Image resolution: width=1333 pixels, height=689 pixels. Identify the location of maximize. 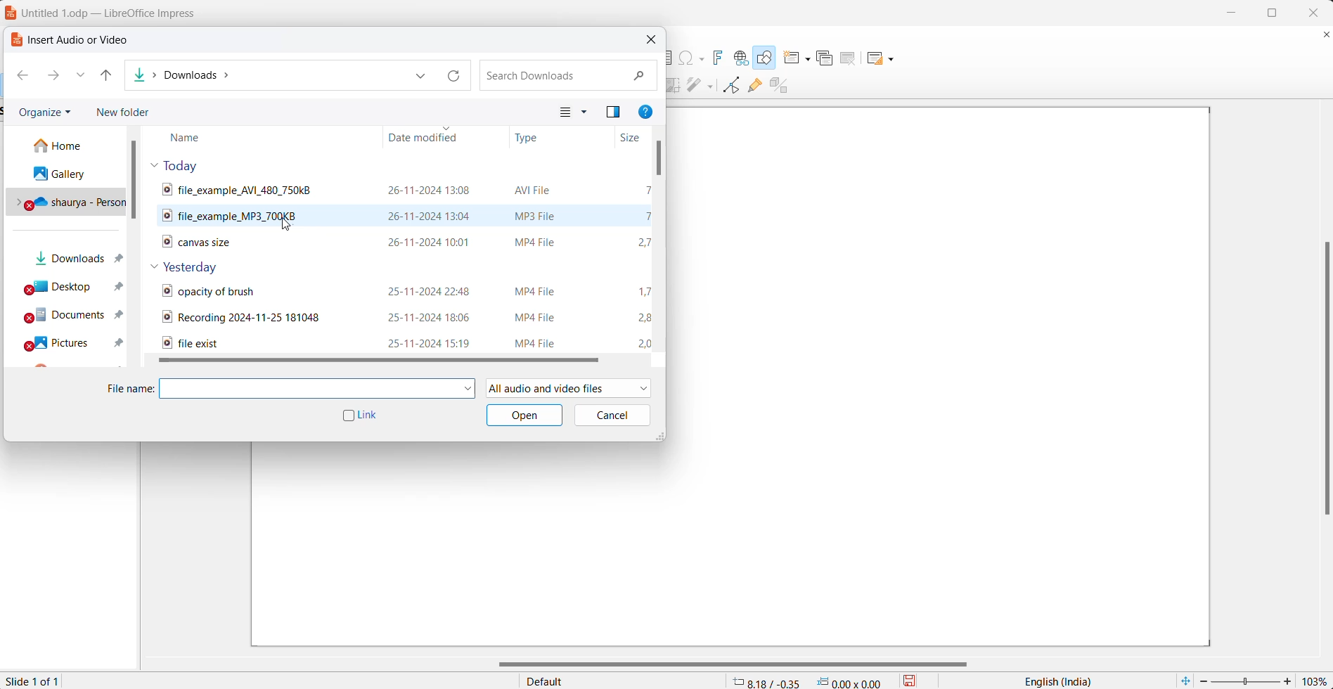
(1277, 14).